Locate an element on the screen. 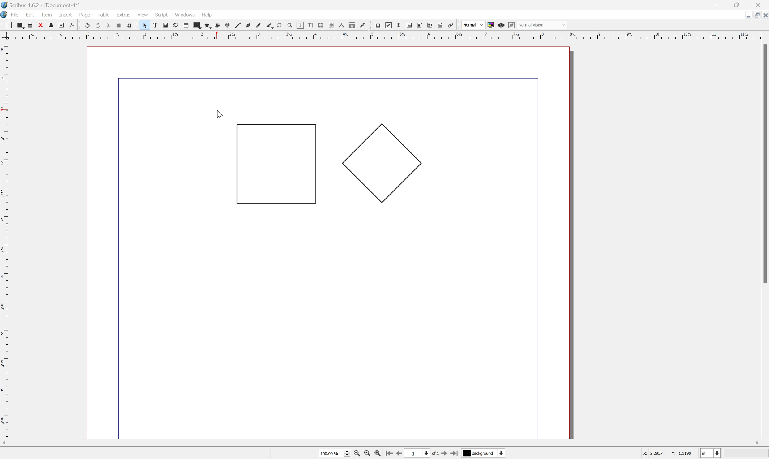 This screenshot has width=769, height=459. polygon is located at coordinates (206, 25).